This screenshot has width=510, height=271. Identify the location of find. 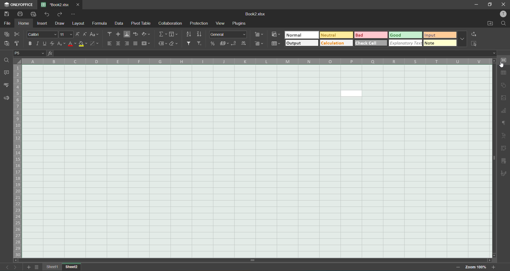
(504, 23).